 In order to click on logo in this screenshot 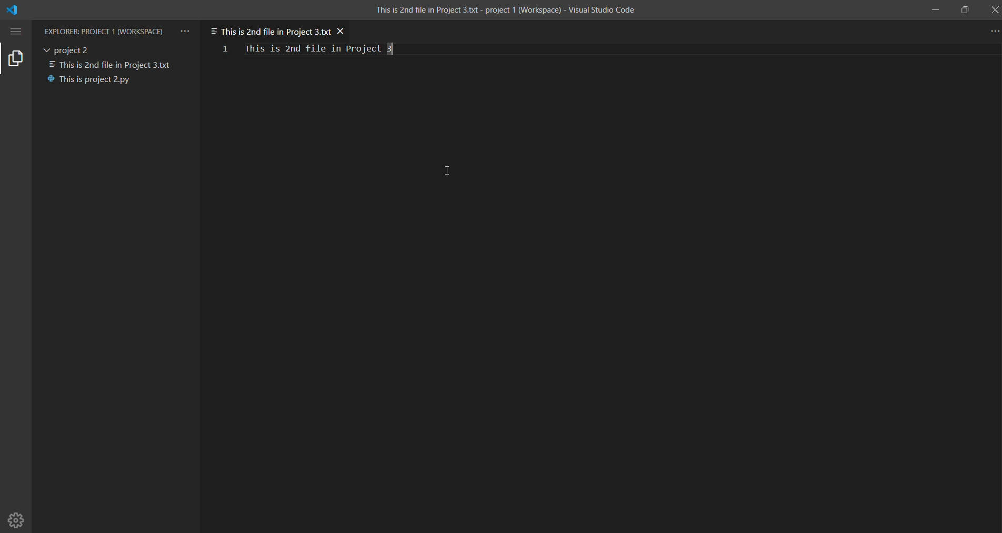, I will do `click(22, 9)`.